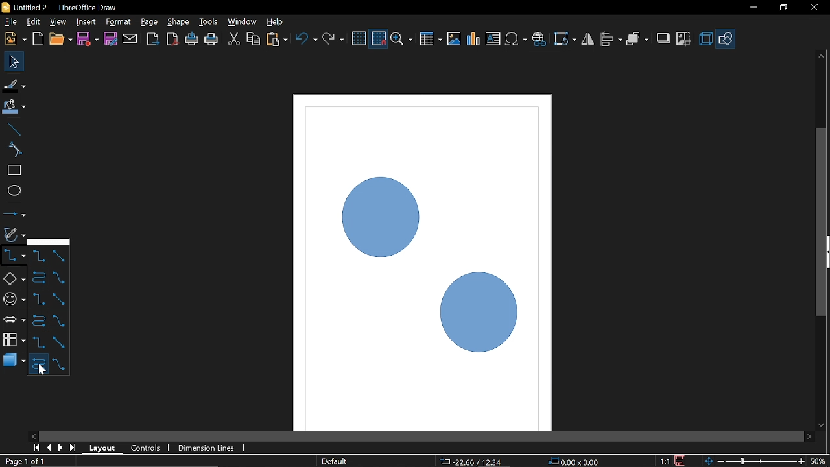 Image resolution: width=830 pixels, height=467 pixels. Describe the element at coordinates (818, 461) in the screenshot. I see `Current zoom` at that location.